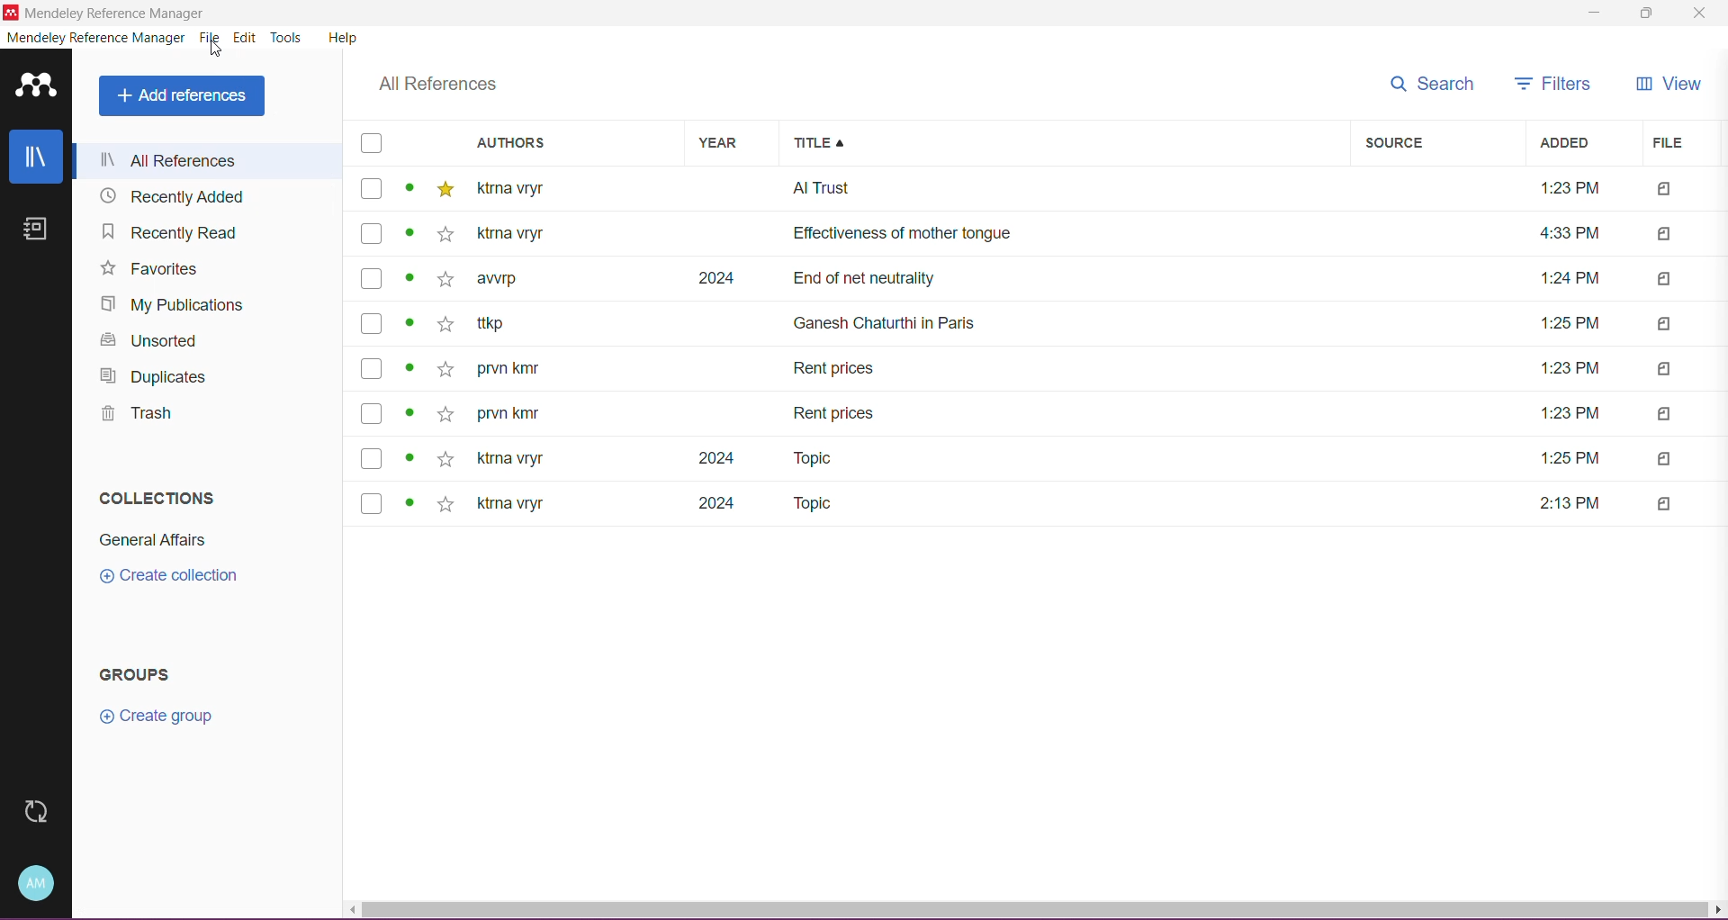 This screenshot has height=920, width=1728. I want to click on ktrna vryr 2024 Topic 2:13PM, so click(1039, 504).